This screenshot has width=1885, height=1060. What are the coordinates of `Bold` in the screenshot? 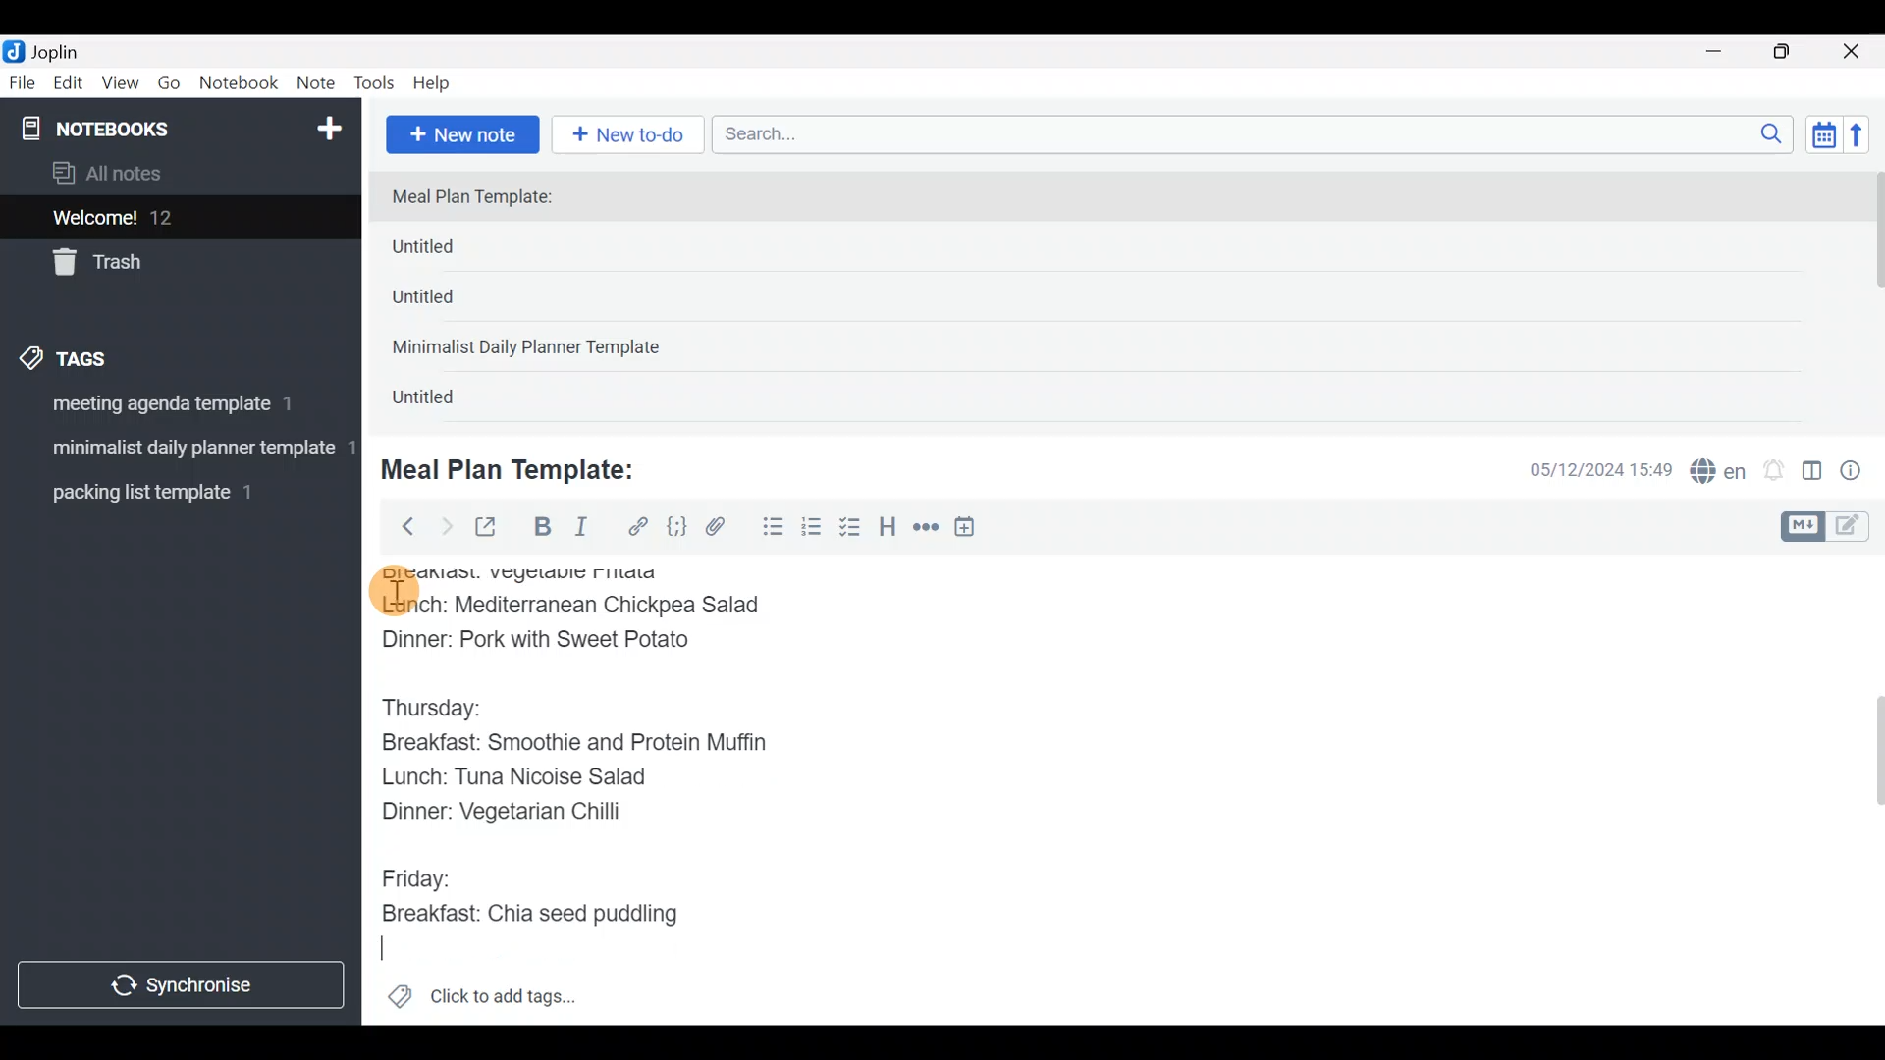 It's located at (541, 529).